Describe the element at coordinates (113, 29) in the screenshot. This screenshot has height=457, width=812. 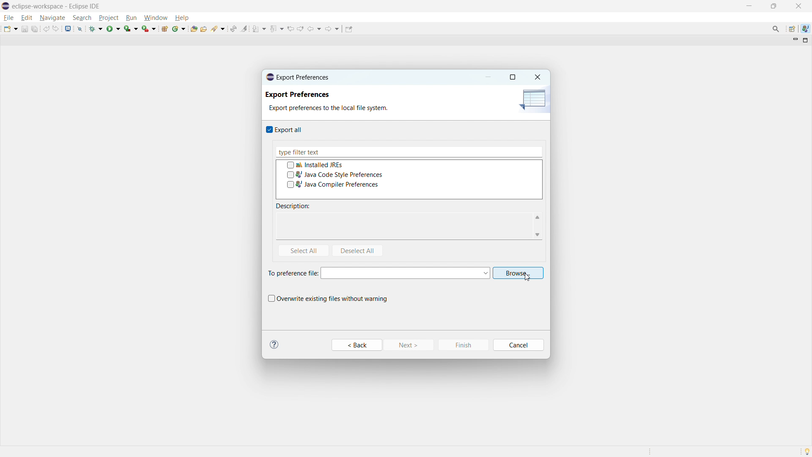
I see `run` at that location.